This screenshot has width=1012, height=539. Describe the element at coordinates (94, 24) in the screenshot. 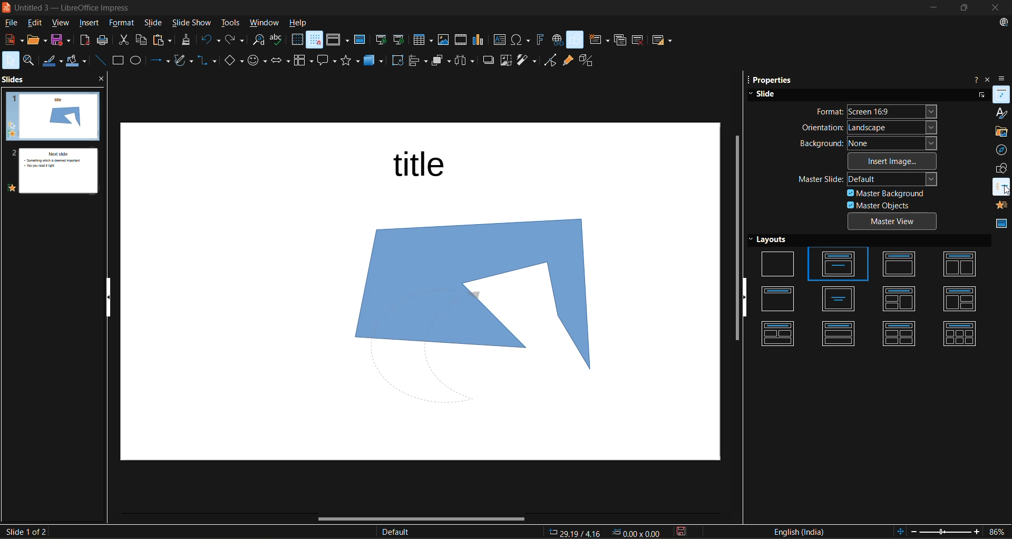

I see `insert` at that location.